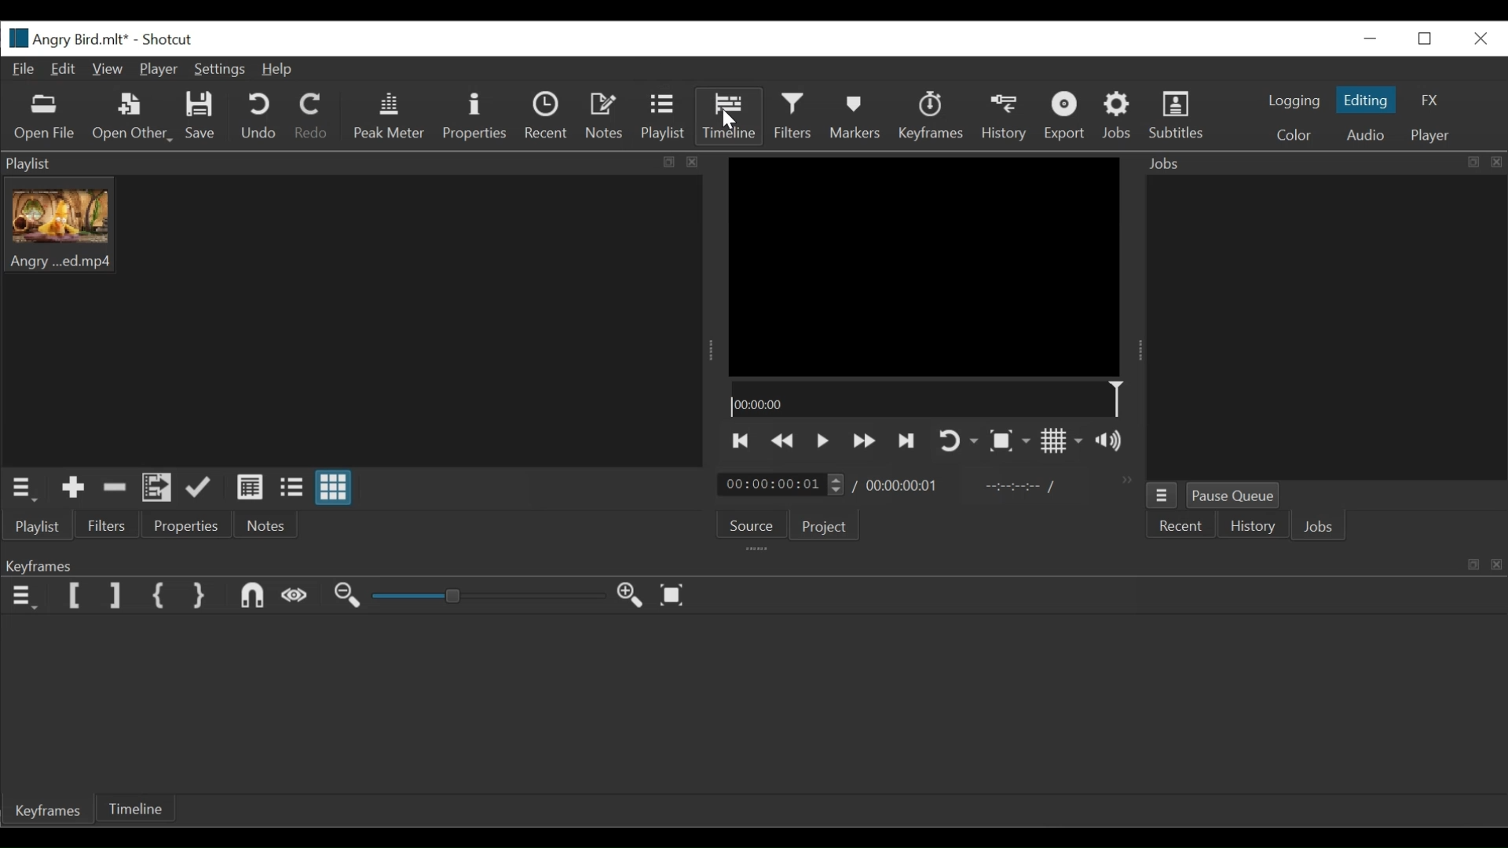 The width and height of the screenshot is (1508, 848). What do you see at coordinates (856, 118) in the screenshot?
I see `Markers` at bounding box center [856, 118].